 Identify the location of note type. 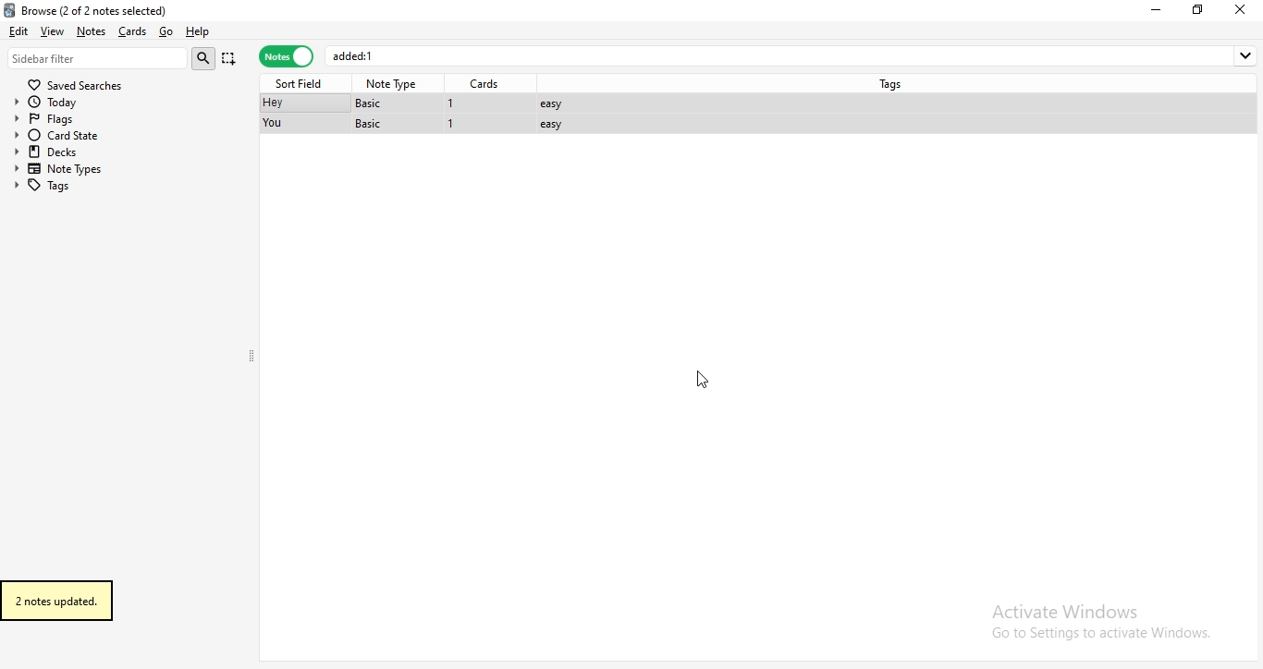
(394, 84).